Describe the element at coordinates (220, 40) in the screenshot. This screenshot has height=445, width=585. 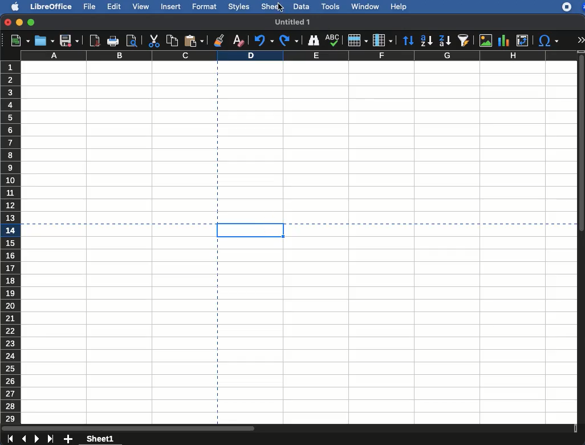
I see `clone formatting` at that location.